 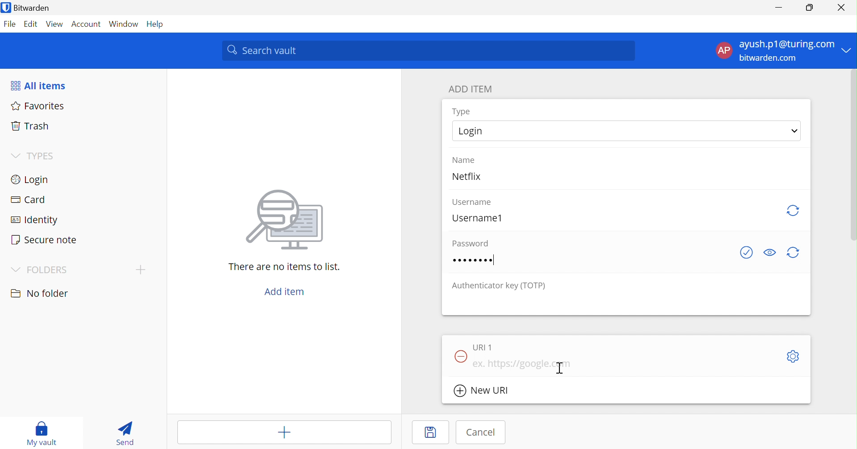 What do you see at coordinates (464, 160) in the screenshot?
I see `Name` at bounding box center [464, 160].